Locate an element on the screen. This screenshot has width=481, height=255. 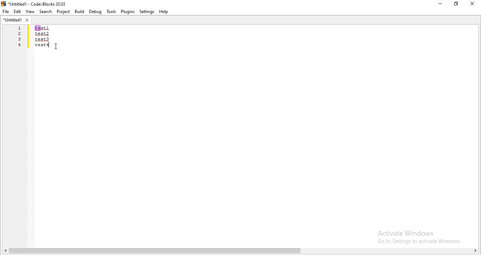
Build  is located at coordinates (80, 11).